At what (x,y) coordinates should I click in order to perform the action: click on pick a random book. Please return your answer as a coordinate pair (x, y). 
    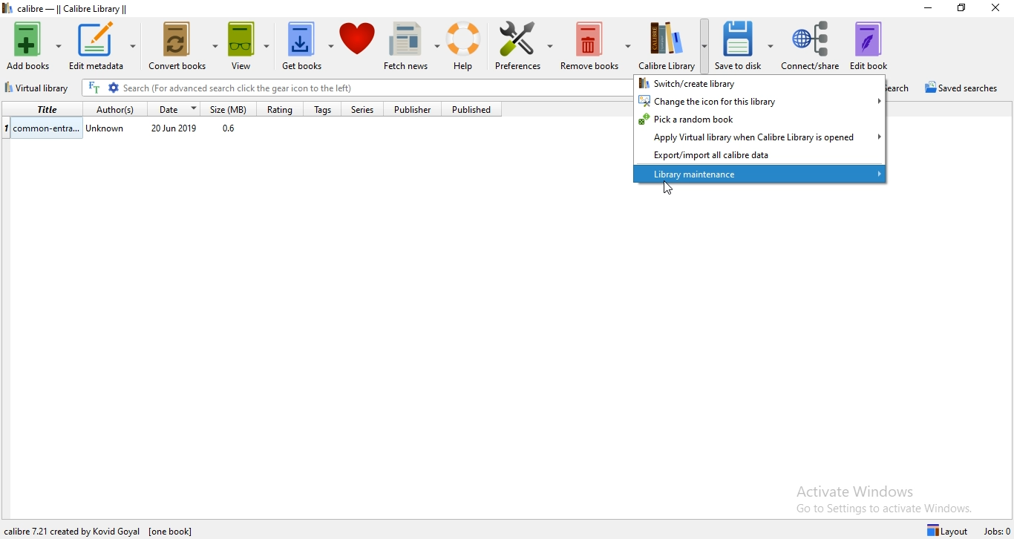
    Looking at the image, I should click on (760, 120).